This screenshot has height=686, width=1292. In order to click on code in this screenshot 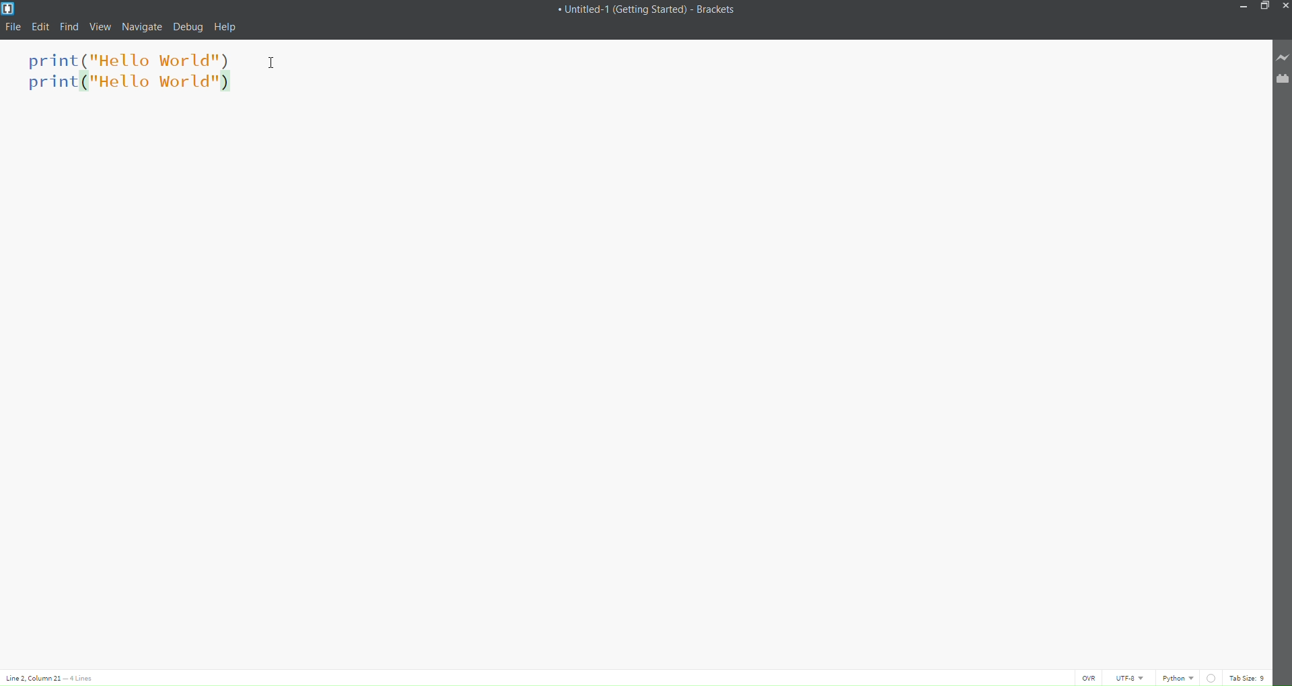, I will do `click(129, 53)`.